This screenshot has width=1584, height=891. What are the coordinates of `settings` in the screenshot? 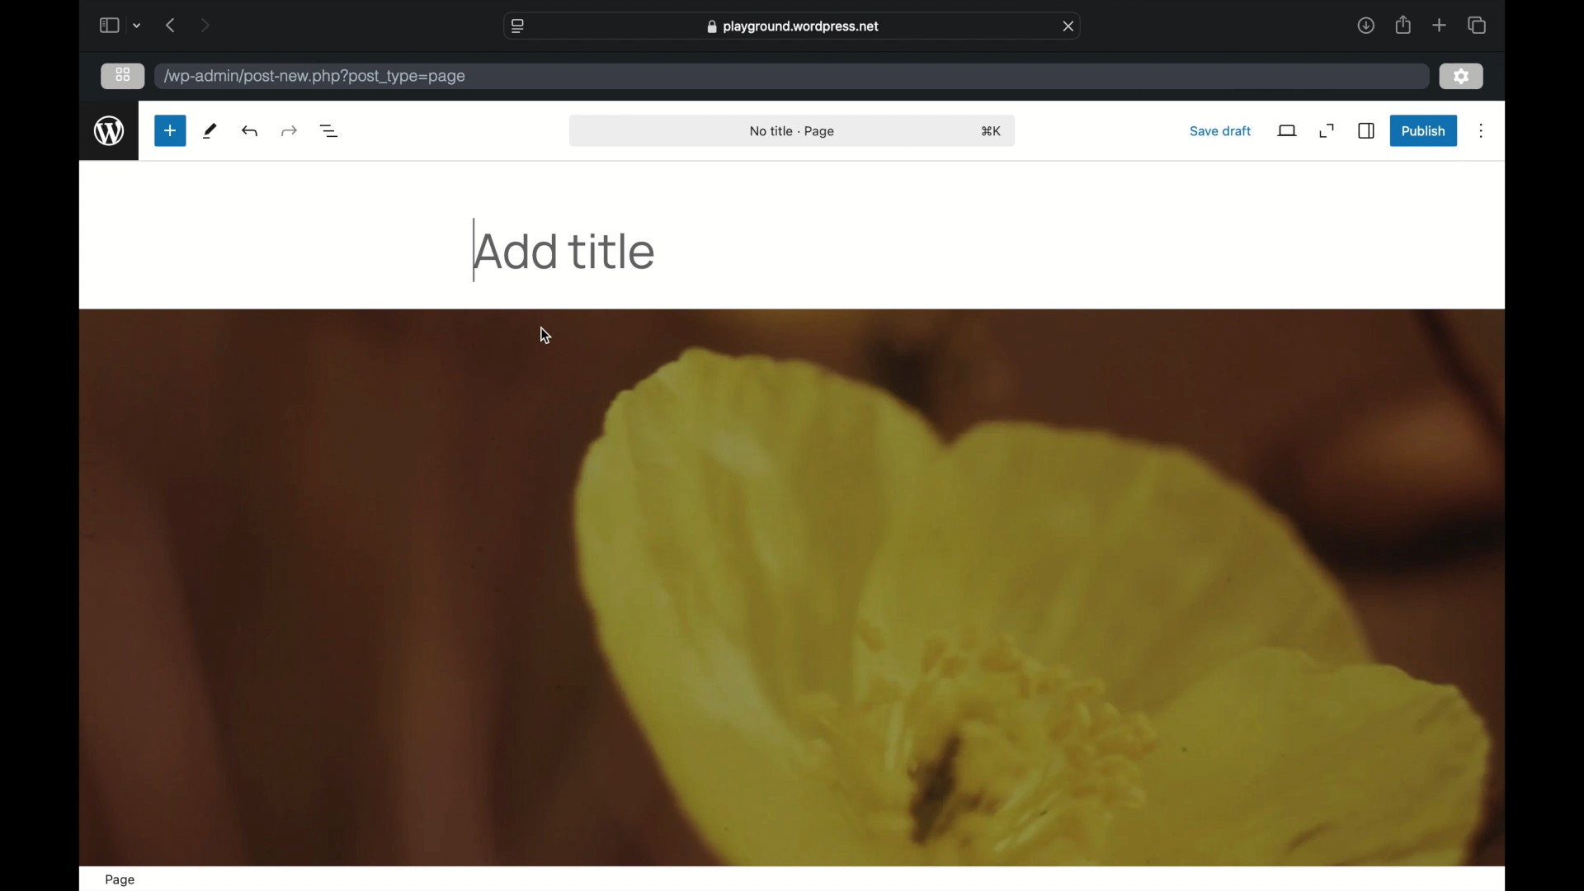 It's located at (1461, 75).